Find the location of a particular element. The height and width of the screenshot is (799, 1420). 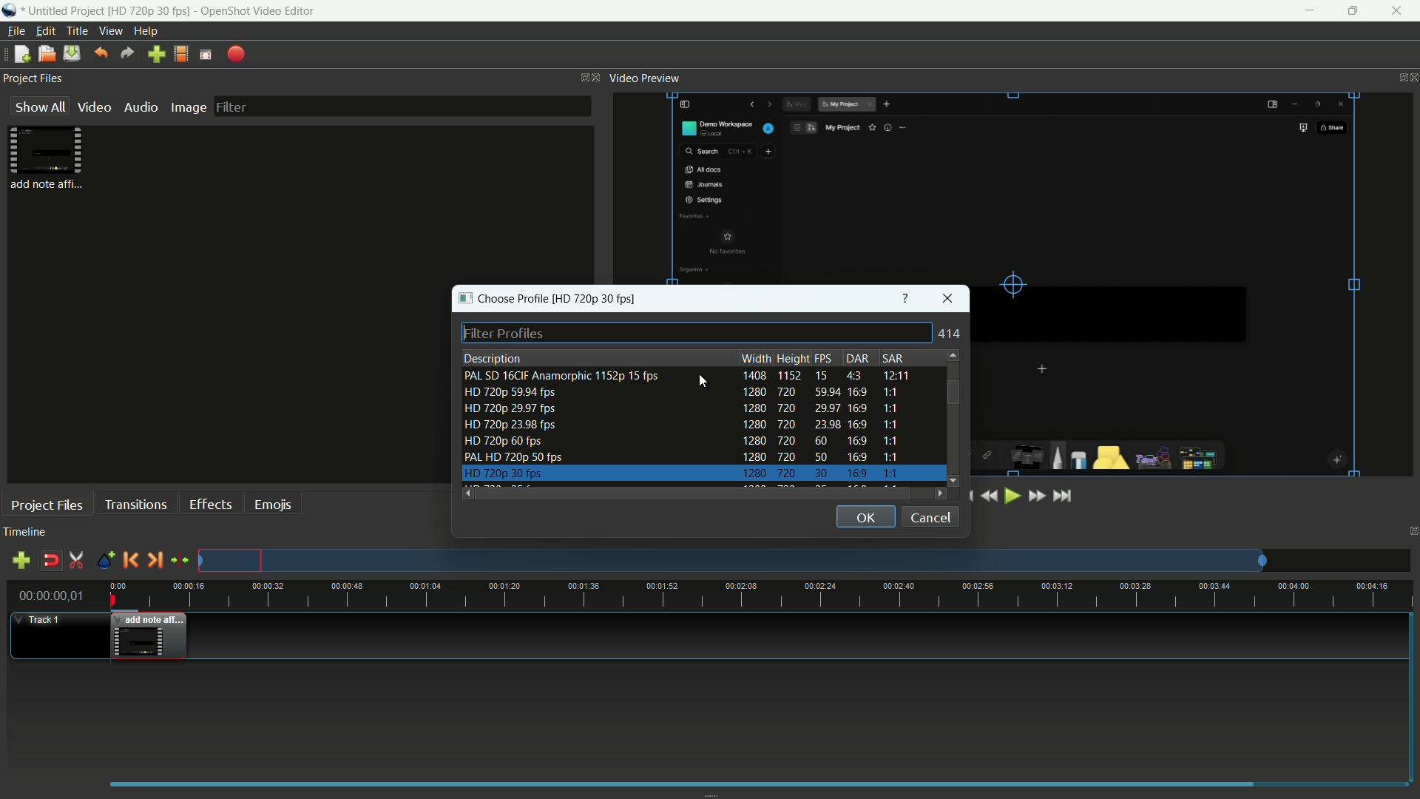

video preview is located at coordinates (646, 78).